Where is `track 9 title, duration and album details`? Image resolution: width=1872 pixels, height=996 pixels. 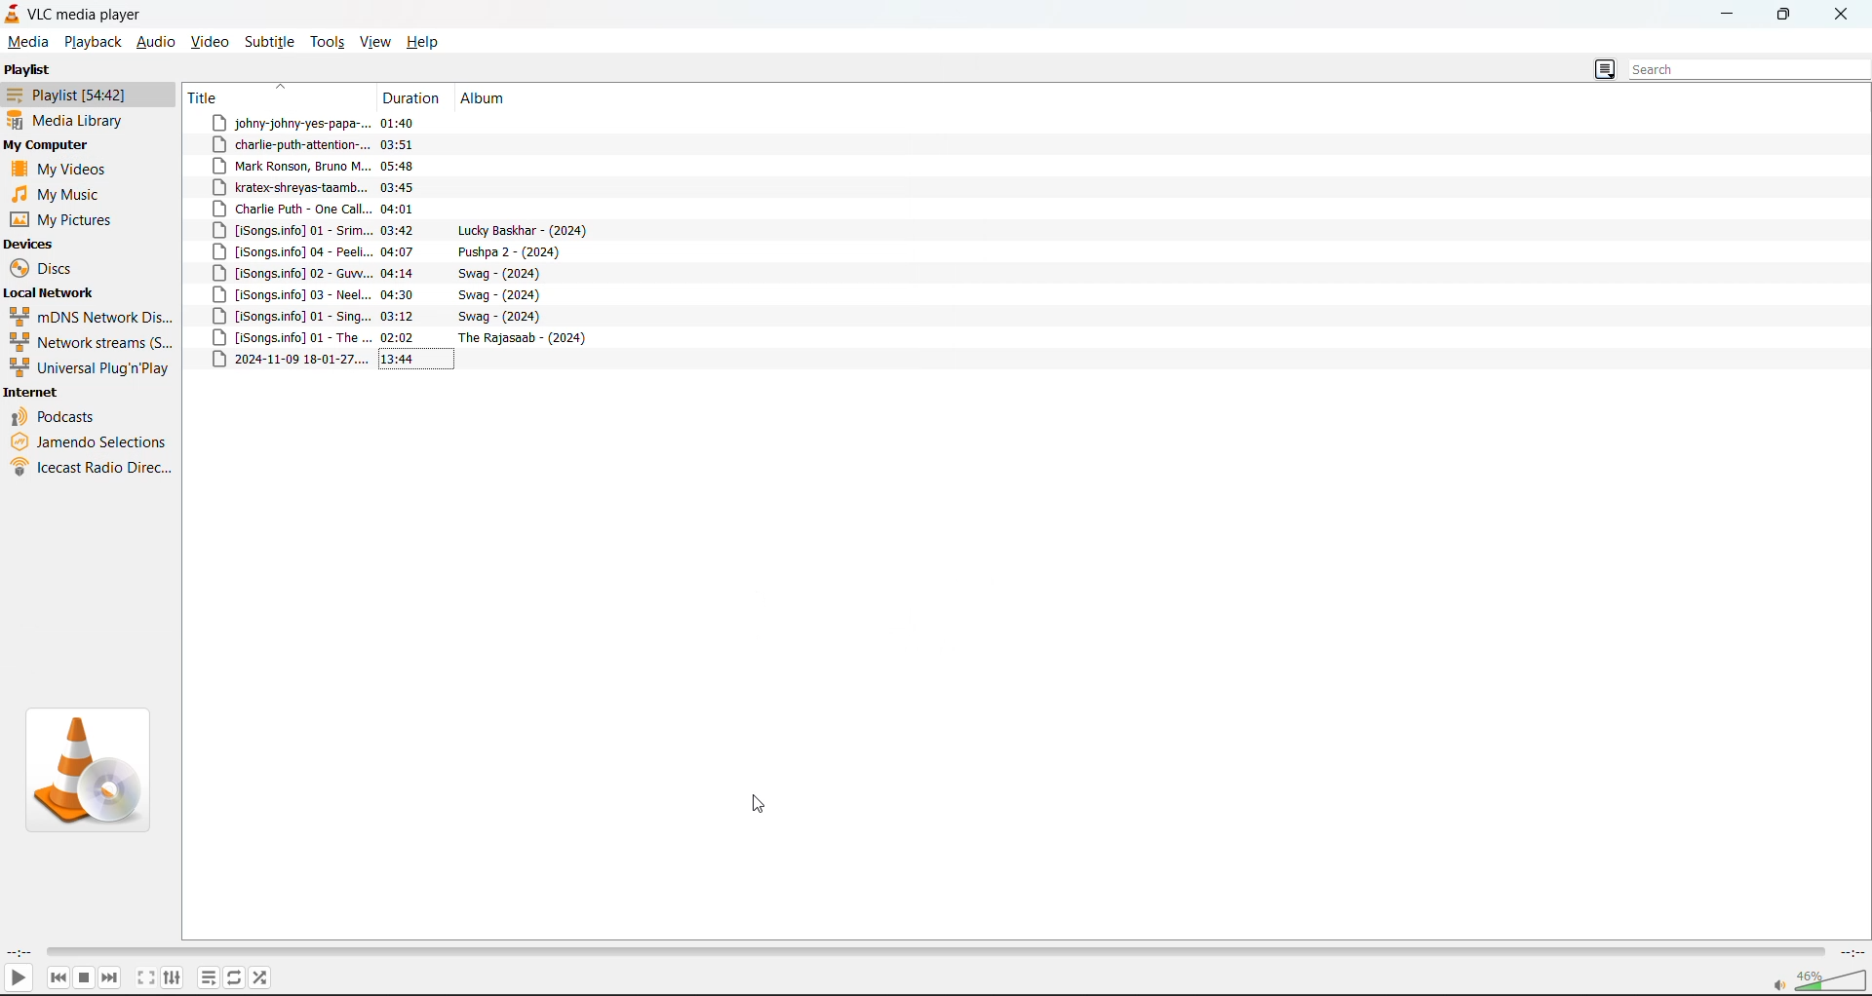 track 9 title, duration and album details is located at coordinates (387, 298).